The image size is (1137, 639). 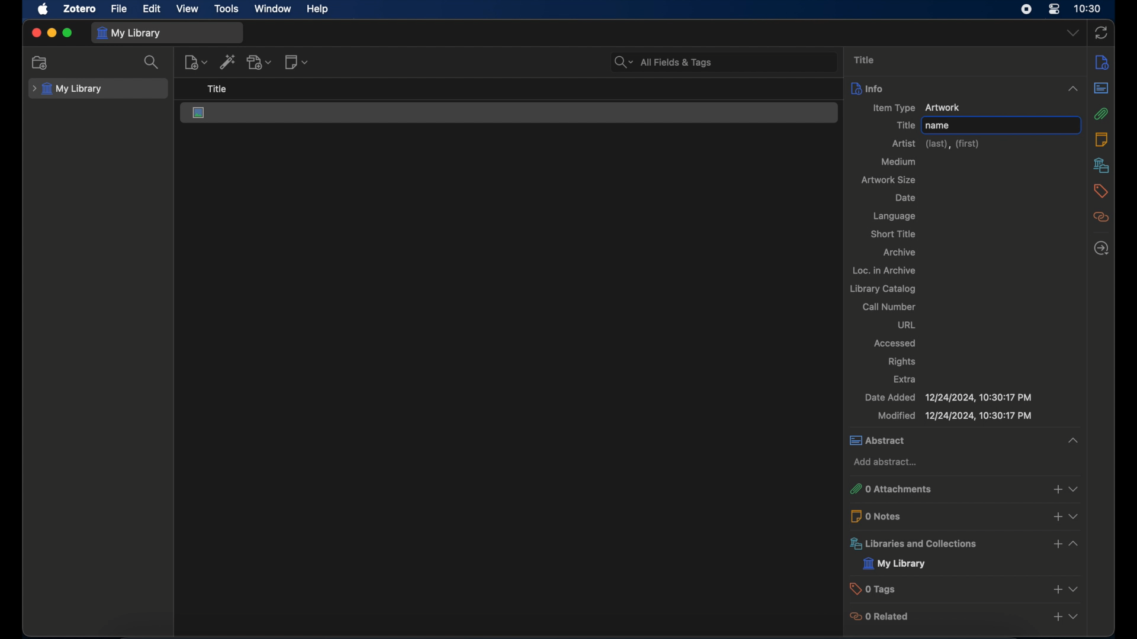 What do you see at coordinates (1102, 33) in the screenshot?
I see `sync` at bounding box center [1102, 33].